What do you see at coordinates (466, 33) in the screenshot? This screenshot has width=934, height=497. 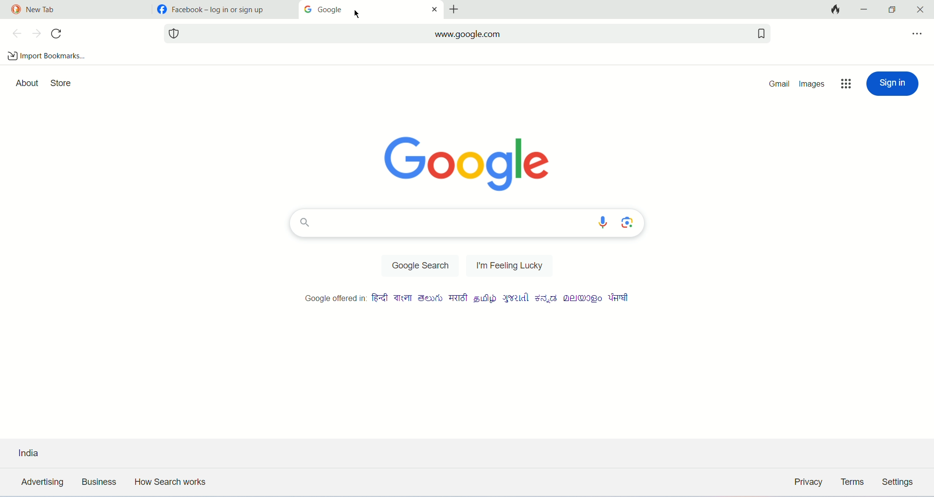 I see `search` at bounding box center [466, 33].